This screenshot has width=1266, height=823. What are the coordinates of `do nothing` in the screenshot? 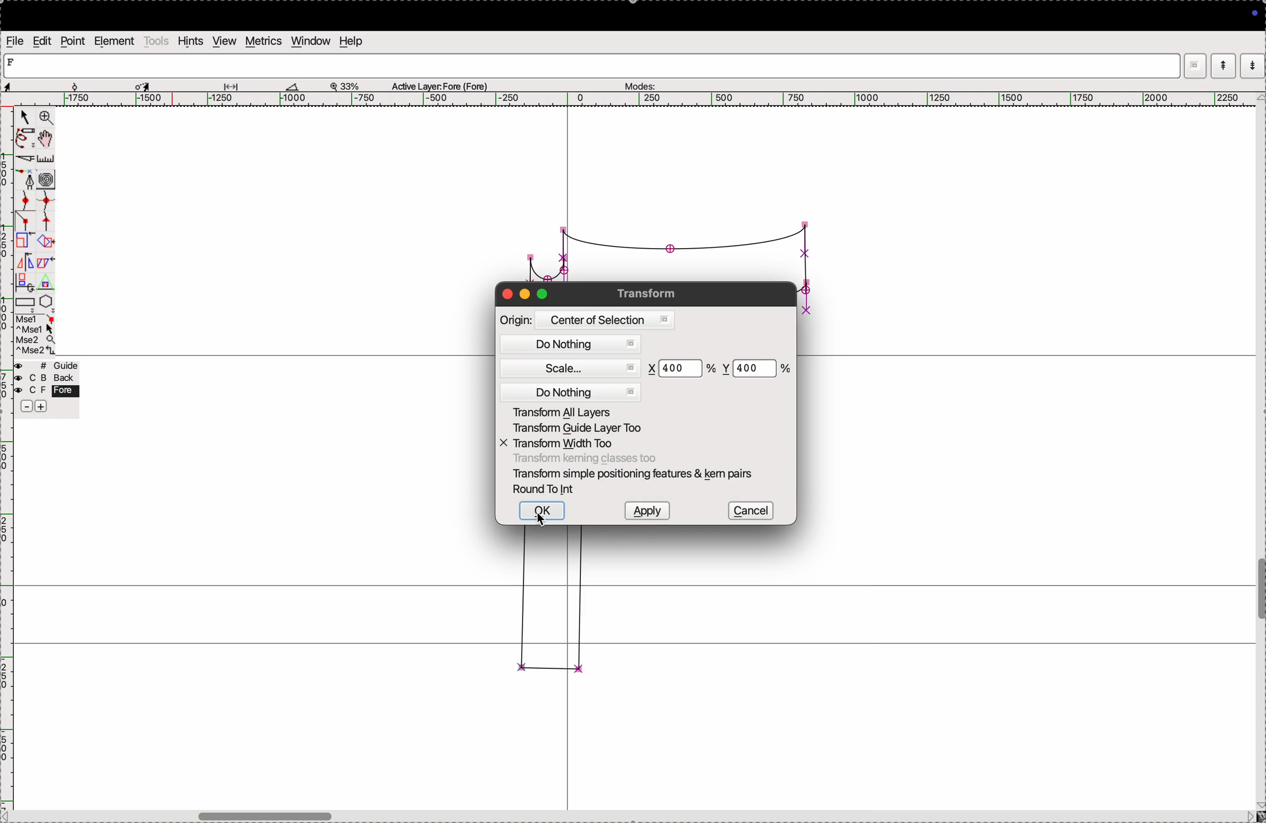 It's located at (573, 345).